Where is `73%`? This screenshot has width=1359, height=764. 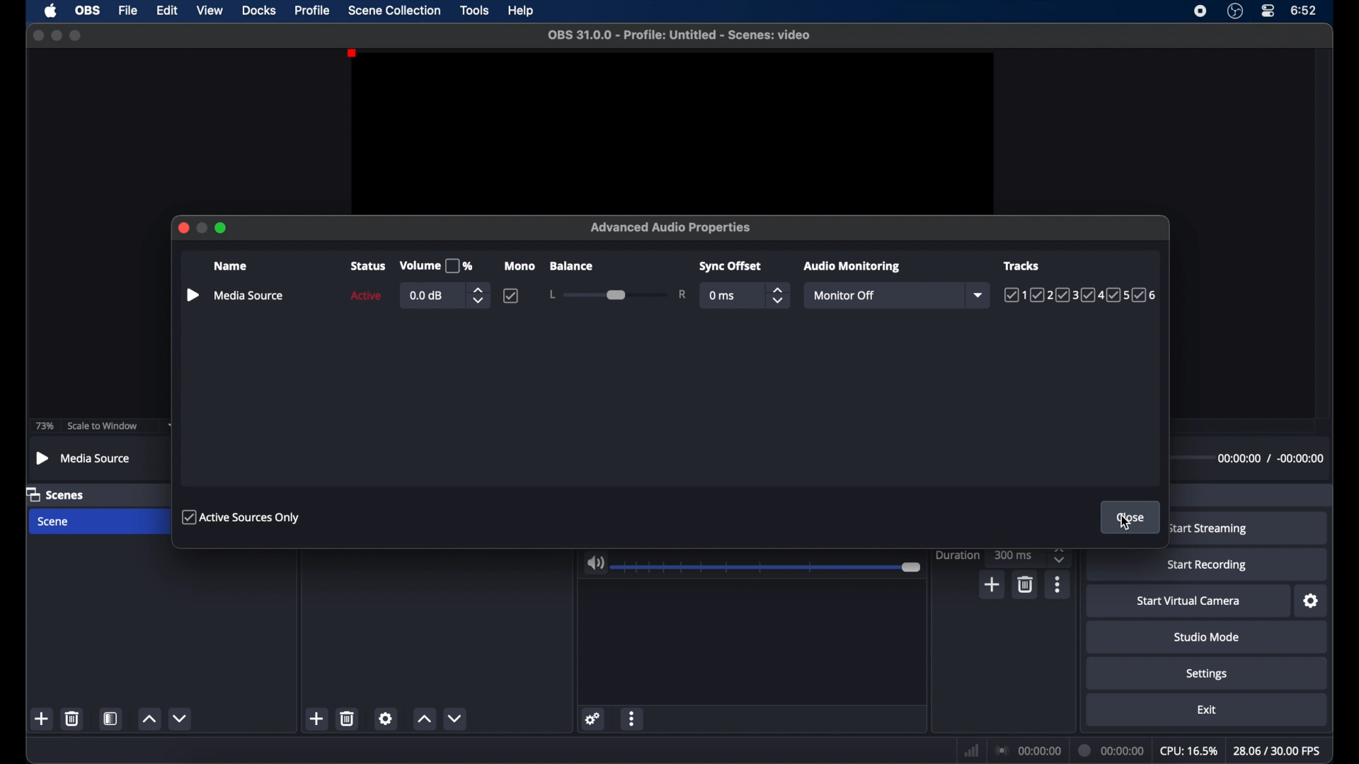 73% is located at coordinates (43, 426).